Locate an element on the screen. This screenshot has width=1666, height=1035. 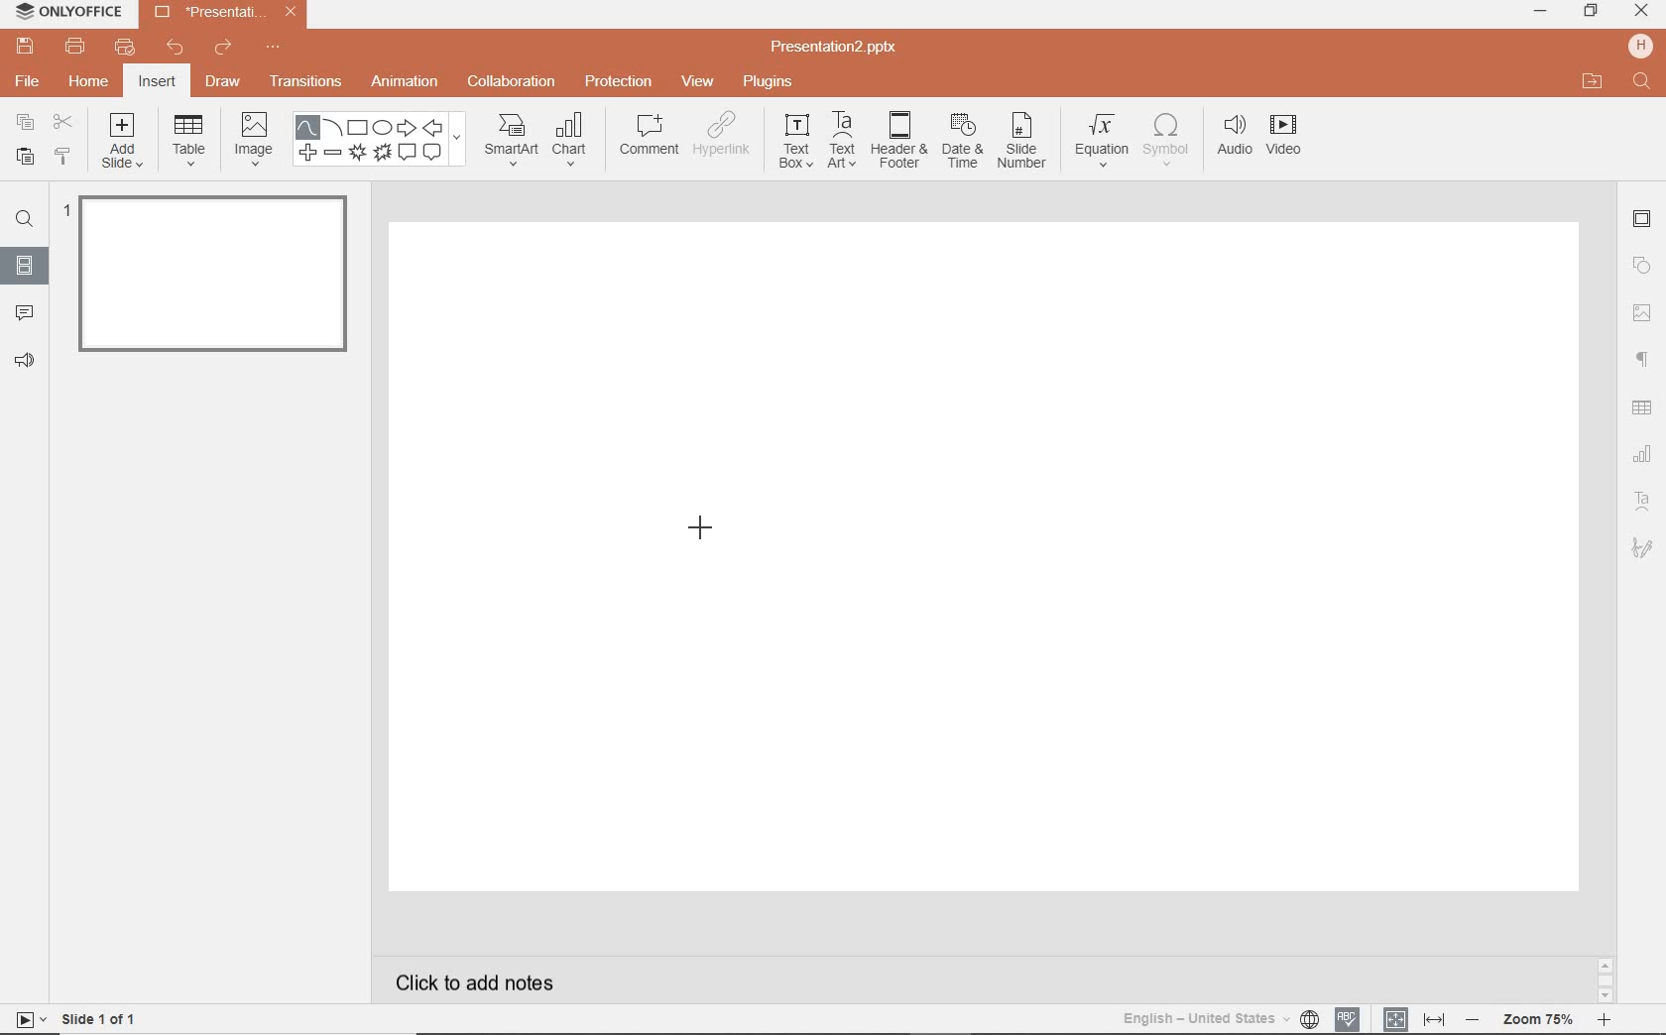
PLUGINS is located at coordinates (768, 82).